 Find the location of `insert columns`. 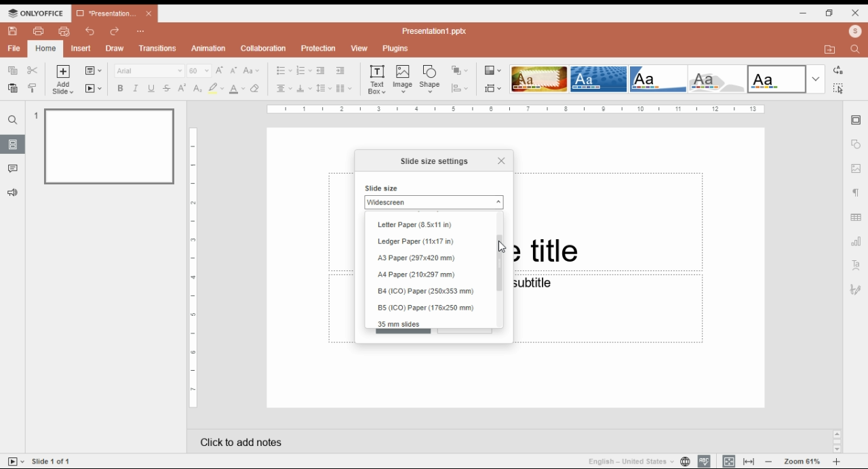

insert columns is located at coordinates (344, 89).